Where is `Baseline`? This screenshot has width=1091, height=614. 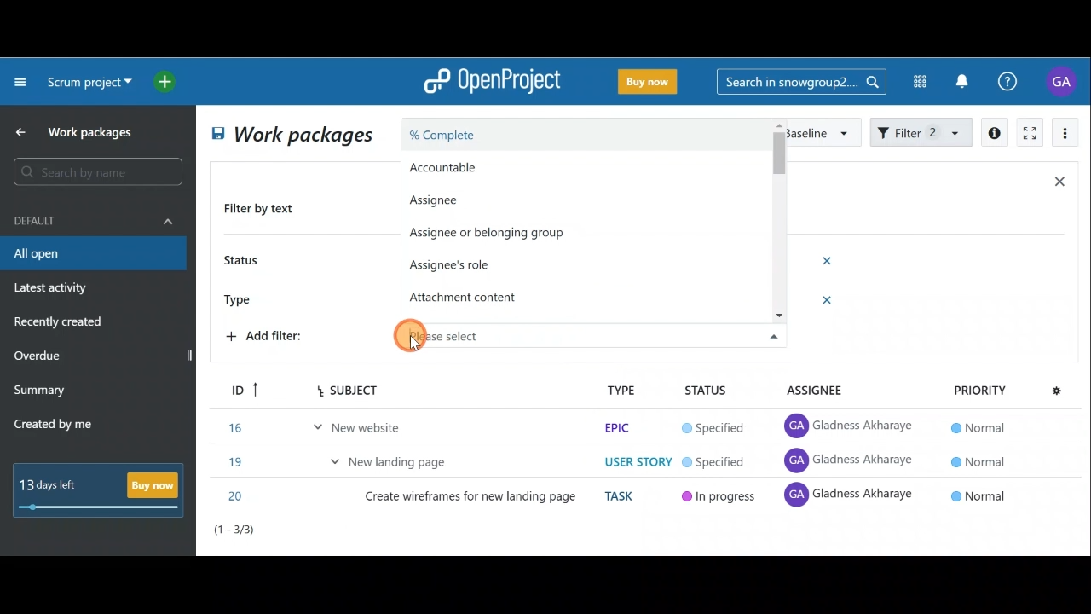
Baseline is located at coordinates (822, 131).